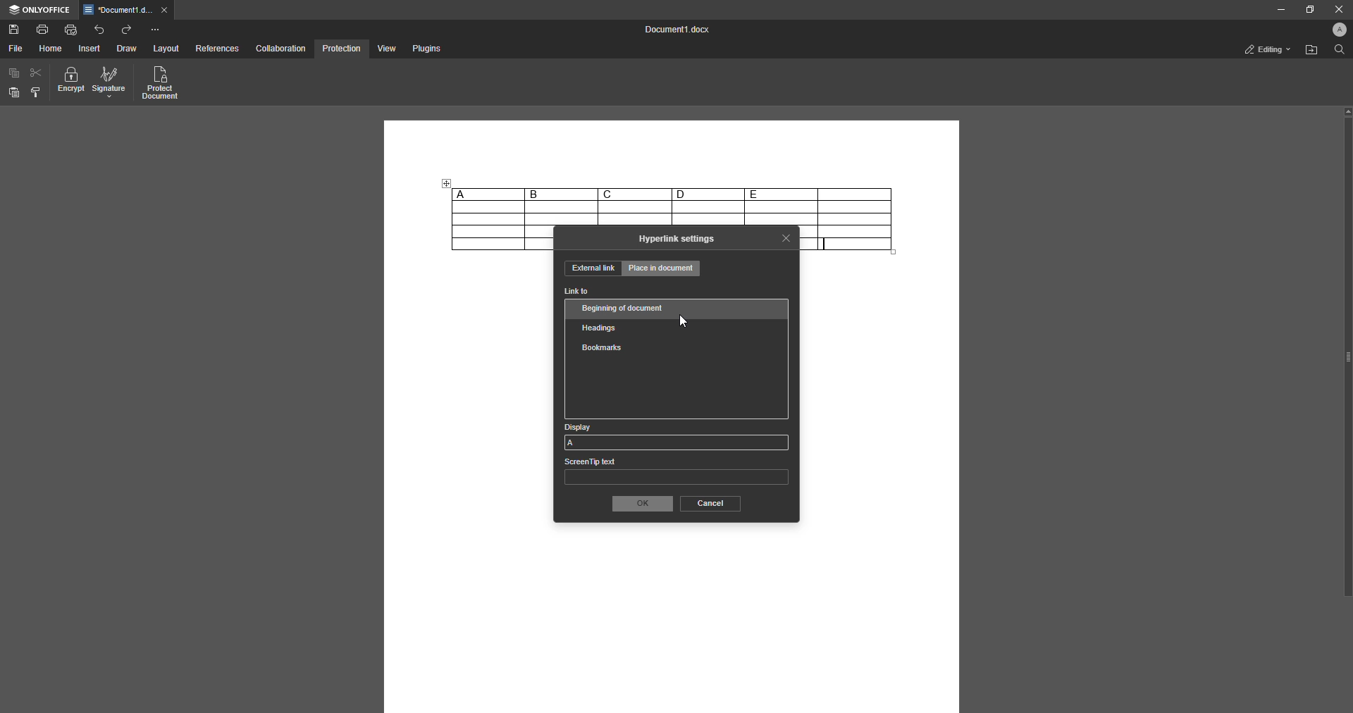 Image resolution: width=1353 pixels, height=713 pixels. What do you see at coordinates (592, 268) in the screenshot?
I see `External Link` at bounding box center [592, 268].